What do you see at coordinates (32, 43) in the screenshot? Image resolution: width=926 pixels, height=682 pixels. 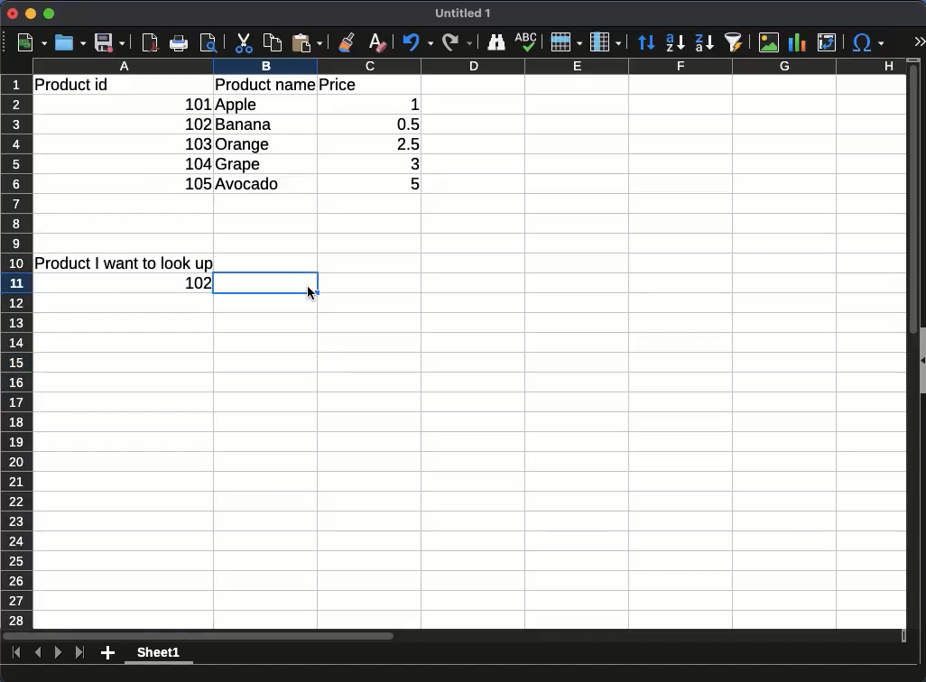 I see `new` at bounding box center [32, 43].